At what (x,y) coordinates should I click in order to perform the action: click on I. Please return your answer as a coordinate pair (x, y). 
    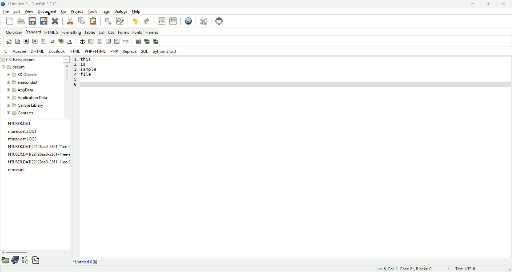
    Looking at the image, I should click on (451, 269).